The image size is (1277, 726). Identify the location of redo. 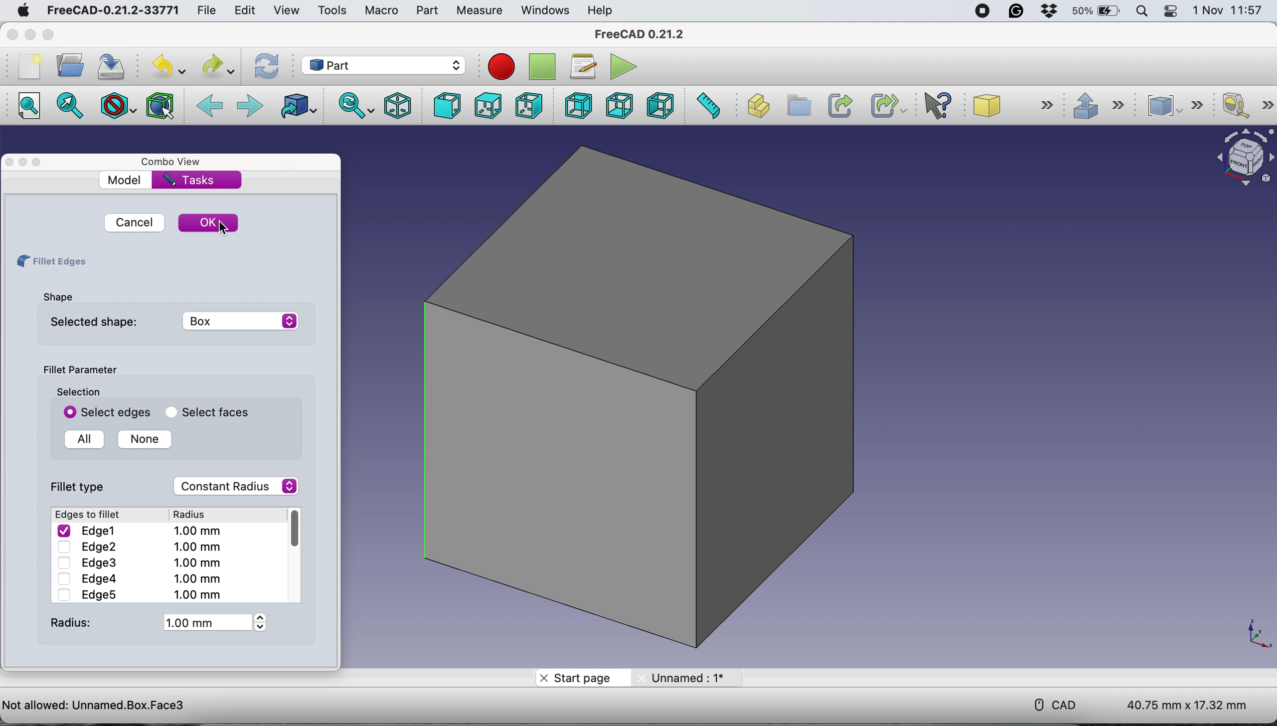
(218, 66).